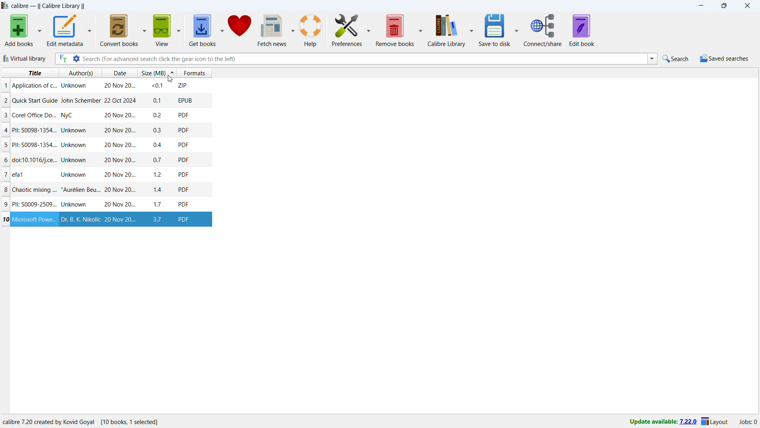 The height and width of the screenshot is (428, 760). Describe the element at coordinates (158, 115) in the screenshot. I see `size` at that location.